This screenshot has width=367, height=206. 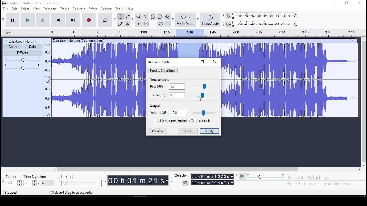 What do you see at coordinates (6, 41) in the screenshot?
I see `delete track` at bounding box center [6, 41].